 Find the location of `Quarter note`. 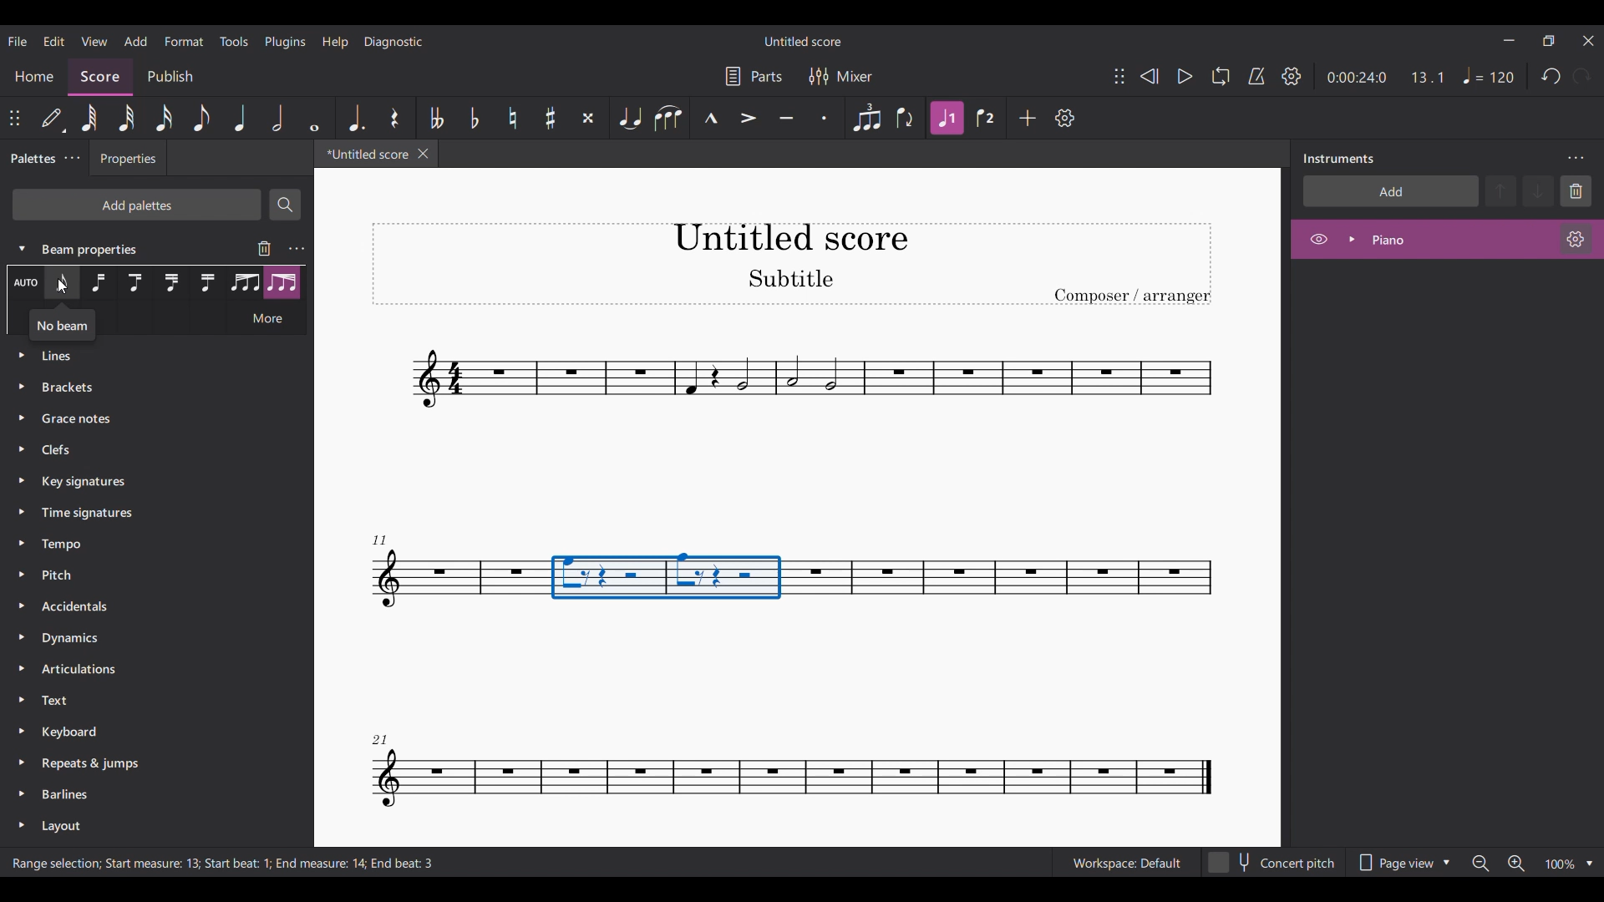

Quarter note is located at coordinates (240, 118).